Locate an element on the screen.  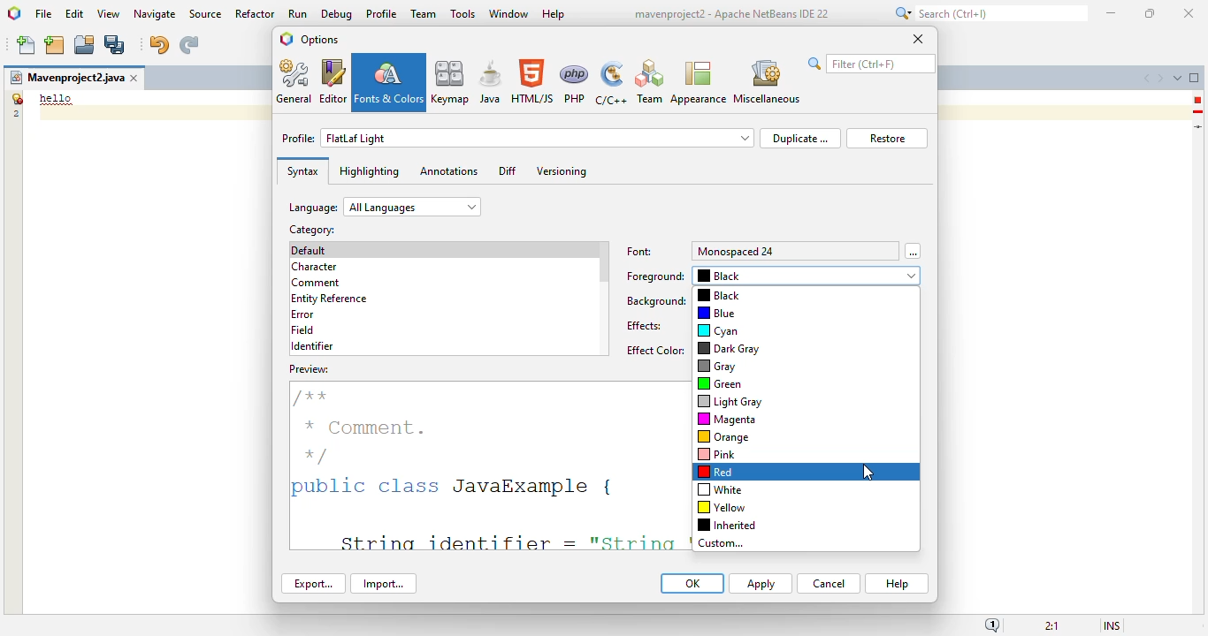
HTML/JS is located at coordinates (533, 81).